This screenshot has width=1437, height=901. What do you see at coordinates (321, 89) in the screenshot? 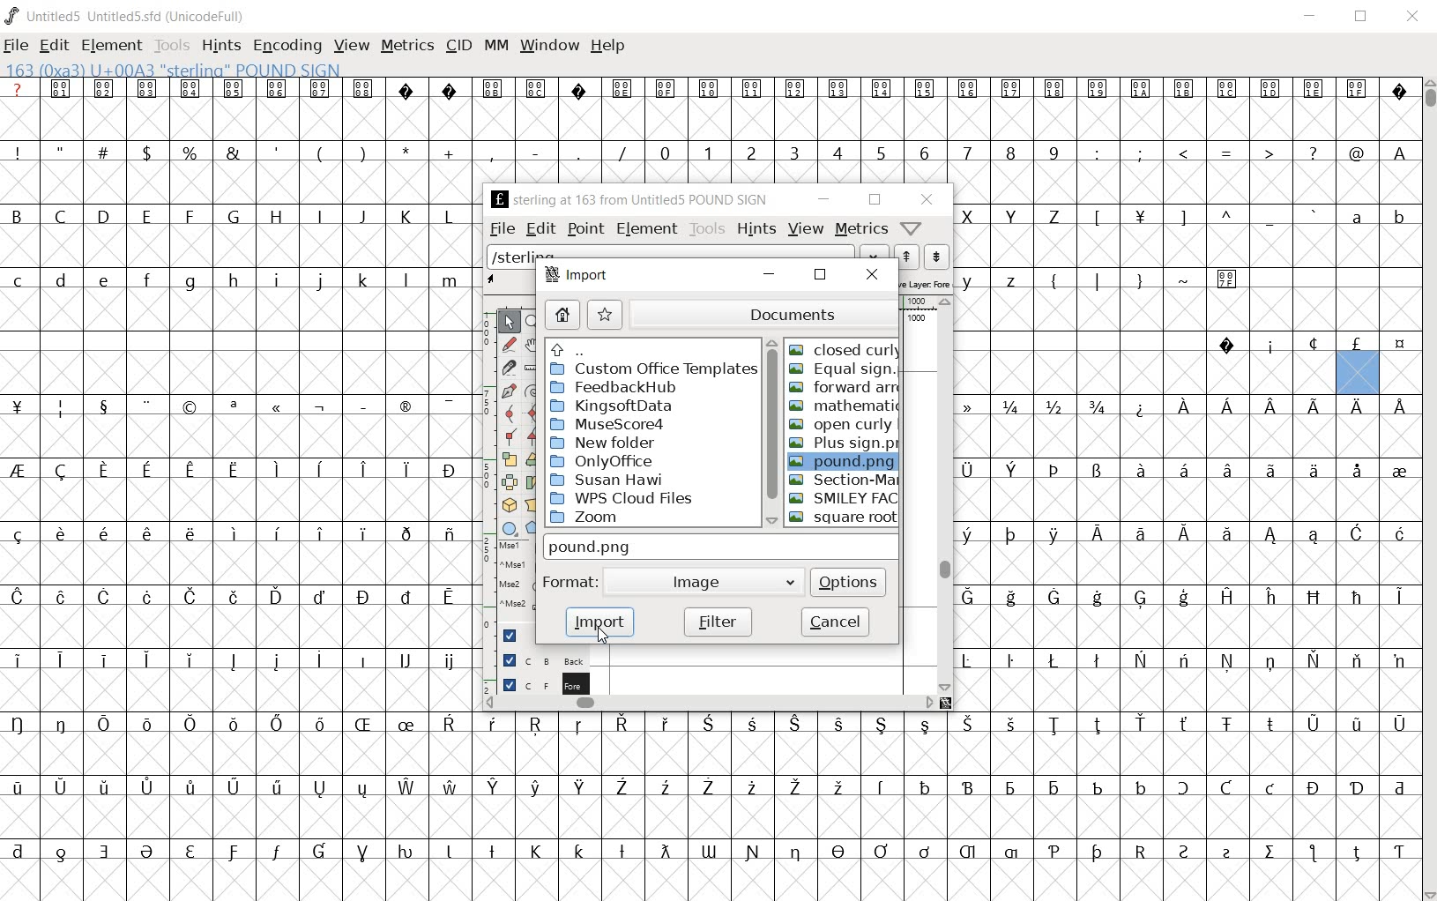
I see `Symbol` at bounding box center [321, 89].